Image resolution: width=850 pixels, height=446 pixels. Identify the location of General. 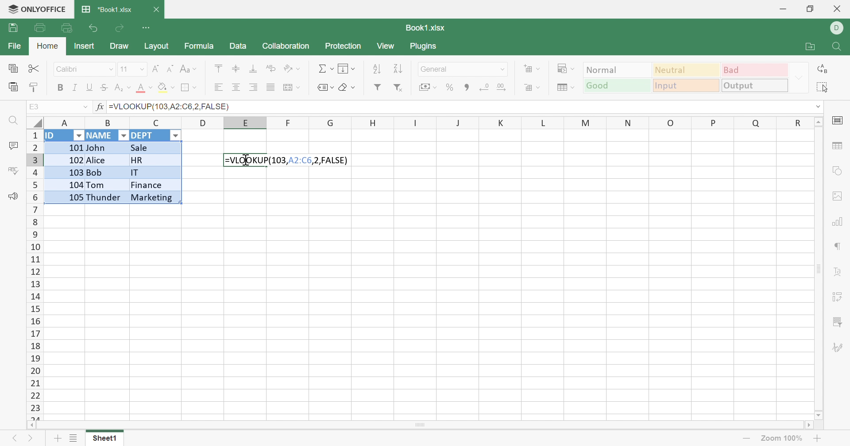
(436, 69).